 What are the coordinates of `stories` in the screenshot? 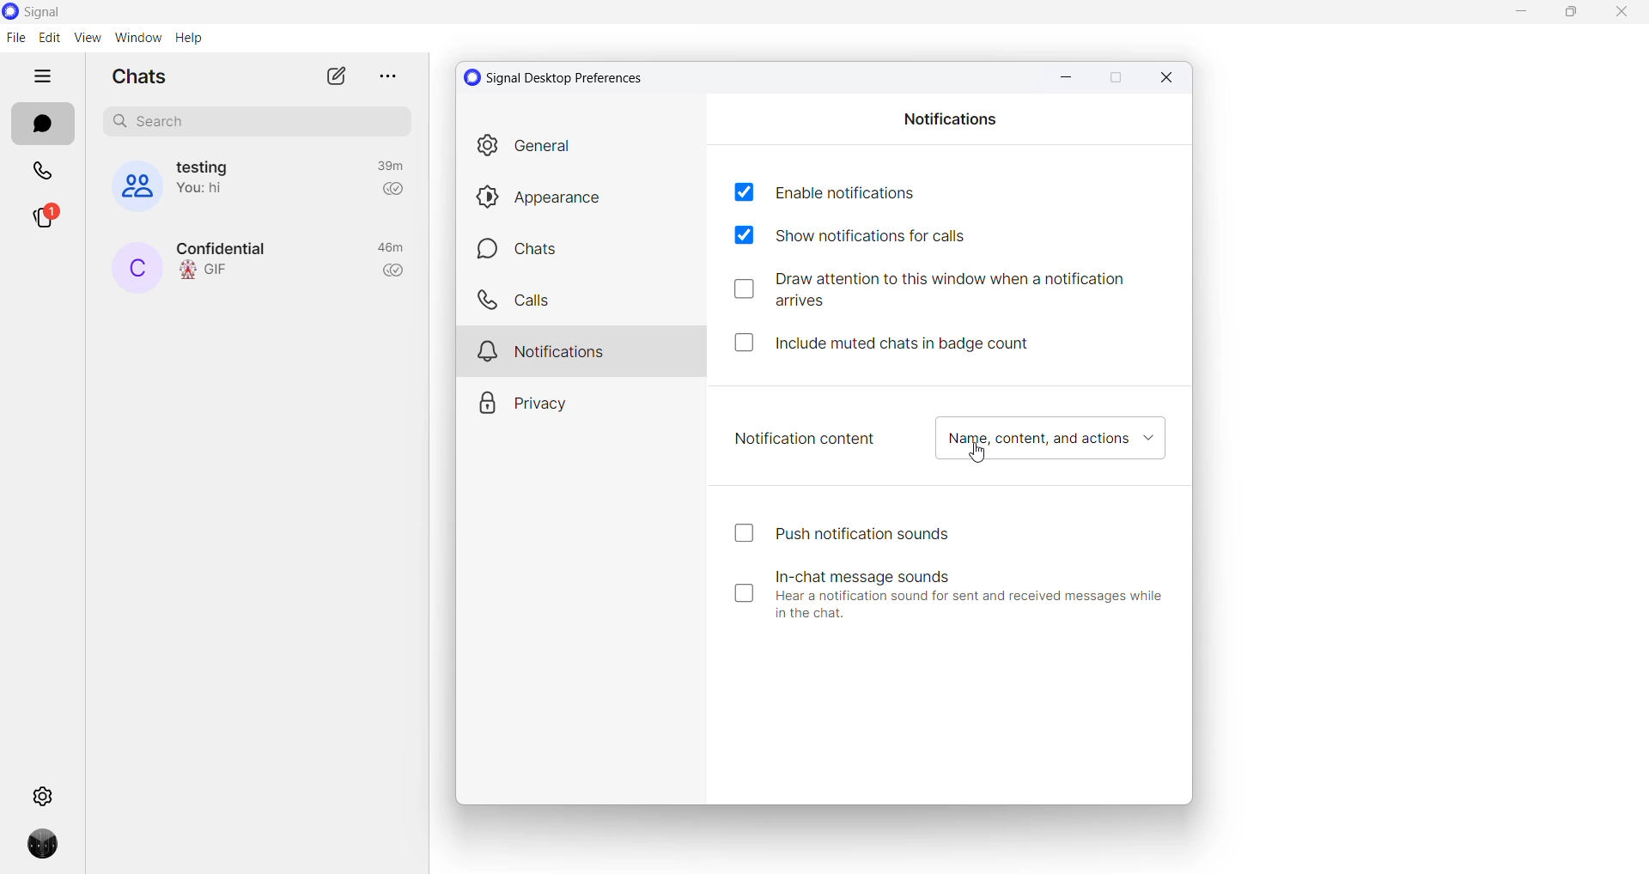 It's located at (42, 222).